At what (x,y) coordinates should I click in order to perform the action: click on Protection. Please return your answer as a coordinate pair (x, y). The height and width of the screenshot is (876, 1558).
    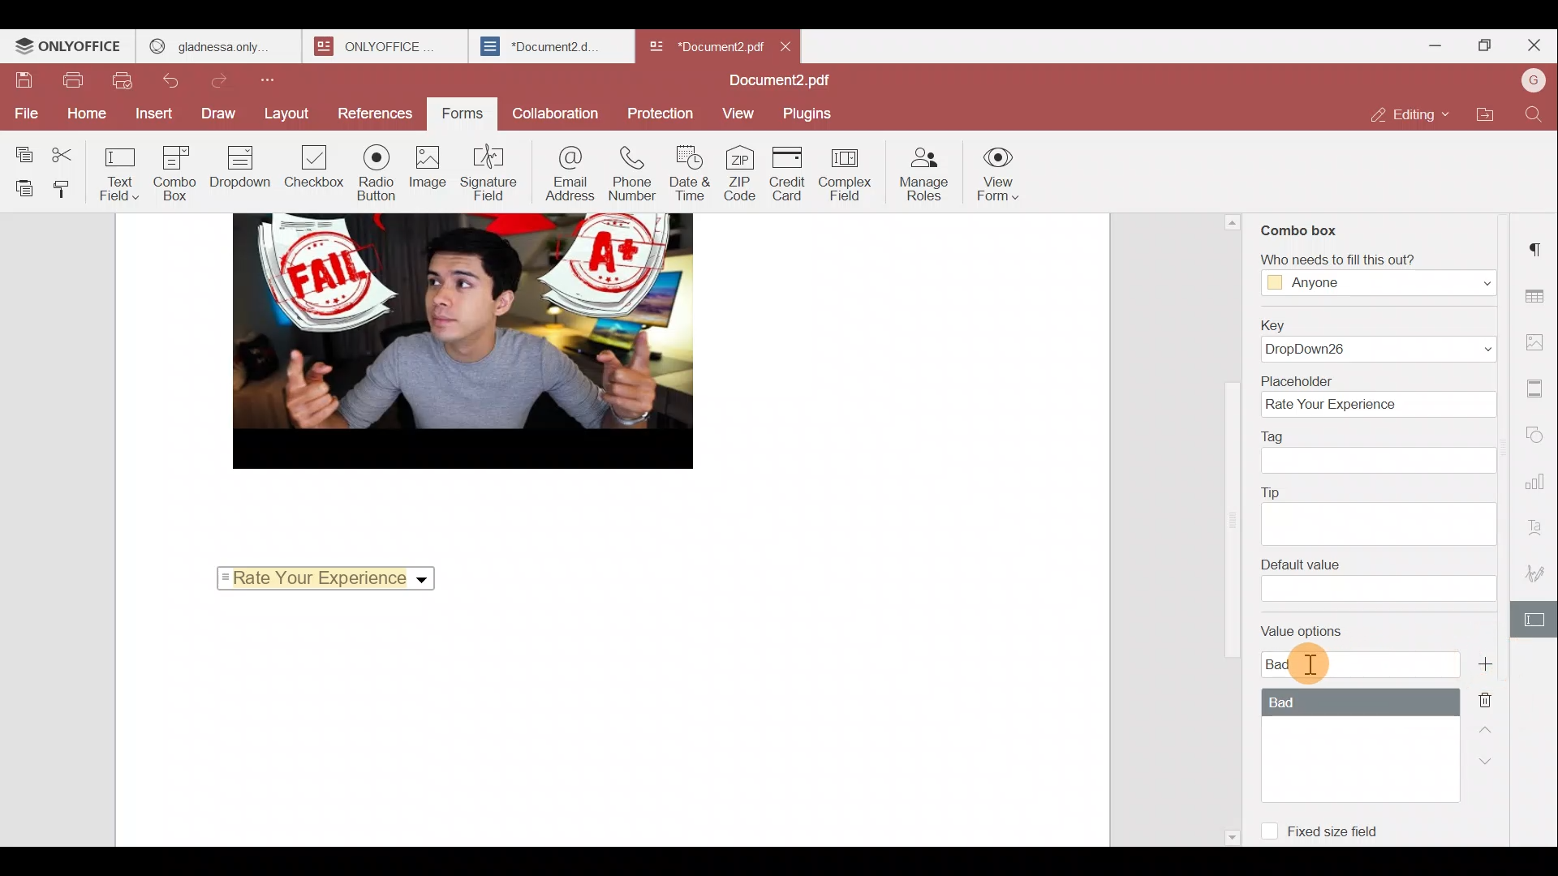
    Looking at the image, I should click on (659, 110).